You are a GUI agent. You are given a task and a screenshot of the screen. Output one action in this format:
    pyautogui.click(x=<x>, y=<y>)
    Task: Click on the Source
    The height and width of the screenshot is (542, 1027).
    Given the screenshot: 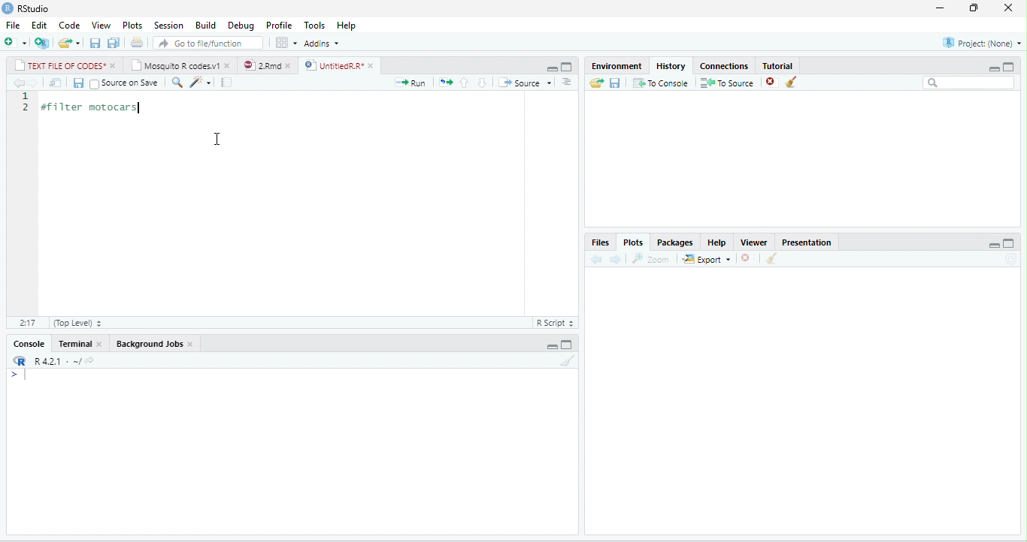 What is the action you would take?
    pyautogui.click(x=526, y=82)
    